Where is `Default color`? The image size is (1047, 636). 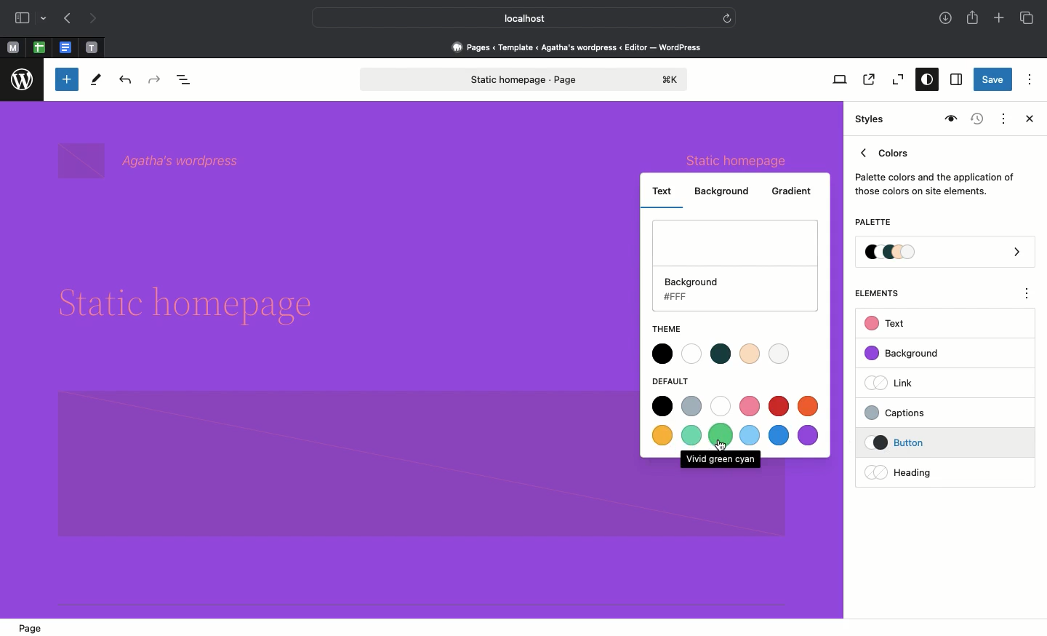 Default color is located at coordinates (736, 421).